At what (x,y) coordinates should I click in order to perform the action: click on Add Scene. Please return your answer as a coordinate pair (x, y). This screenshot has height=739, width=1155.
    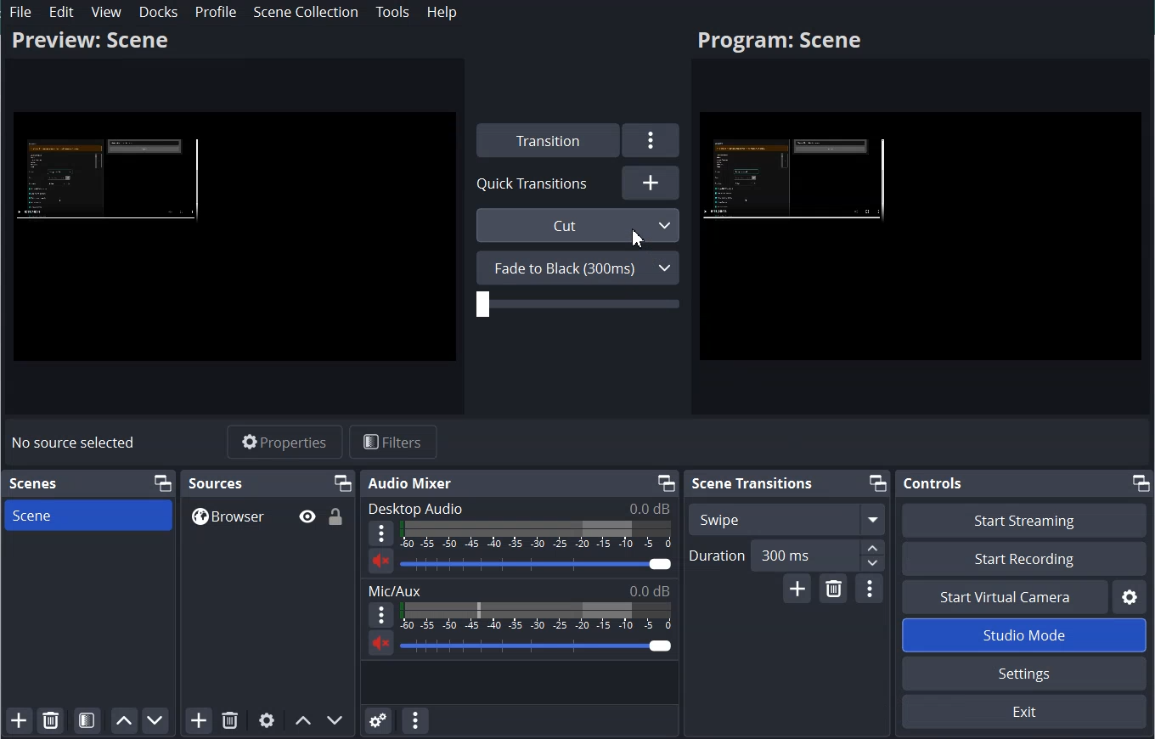
    Looking at the image, I should click on (19, 720).